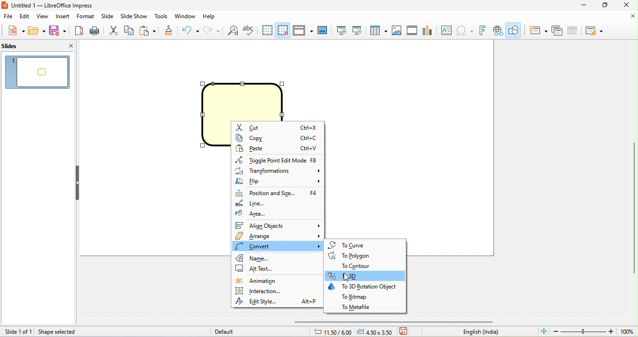  Describe the element at coordinates (366, 287) in the screenshot. I see `to 3d rotation object` at that location.